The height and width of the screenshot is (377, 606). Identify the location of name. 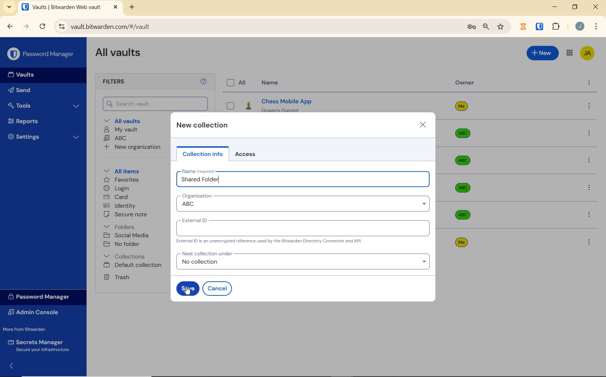
(197, 171).